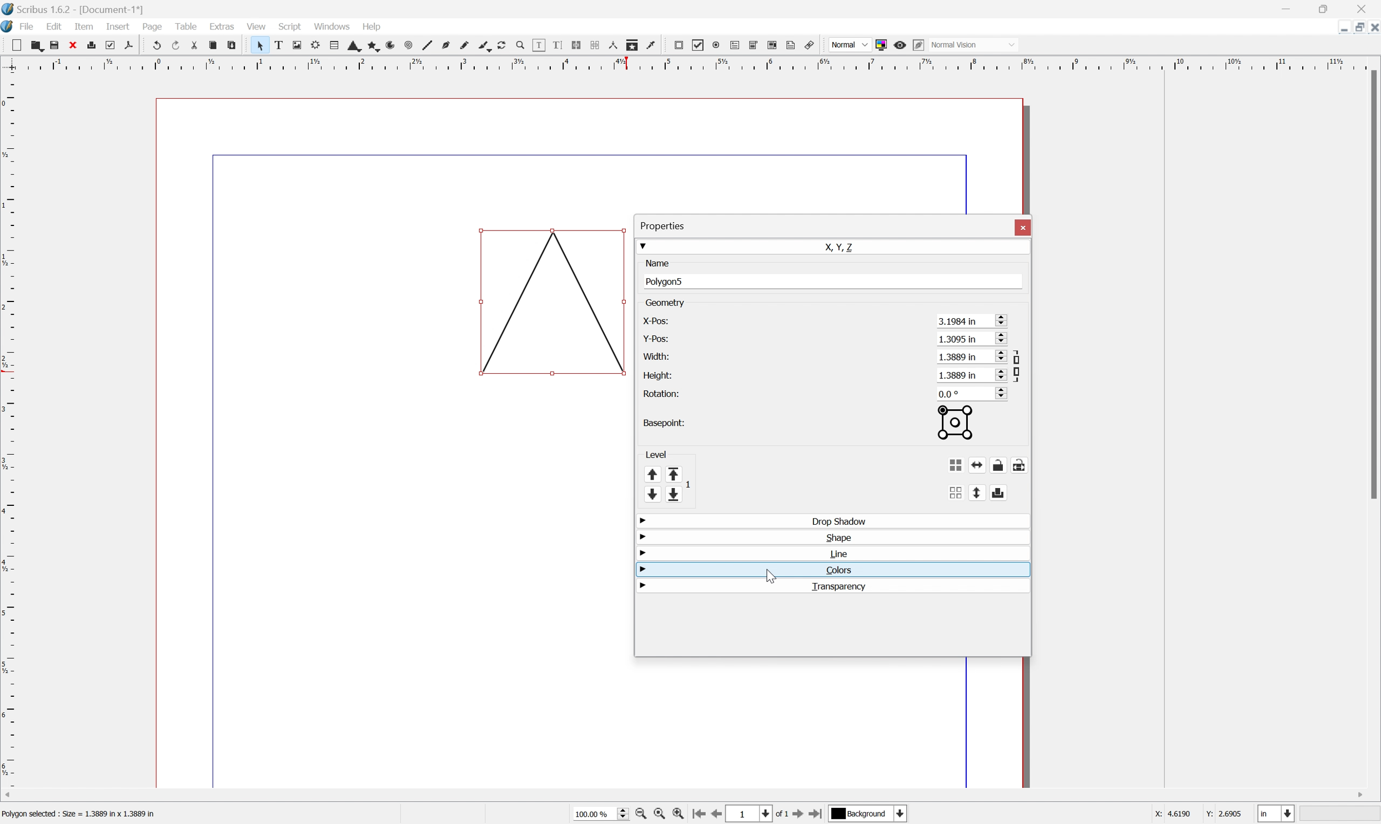 This screenshot has width=1381, height=824. What do you see at coordinates (1354, 28) in the screenshot?
I see `Restore Down` at bounding box center [1354, 28].